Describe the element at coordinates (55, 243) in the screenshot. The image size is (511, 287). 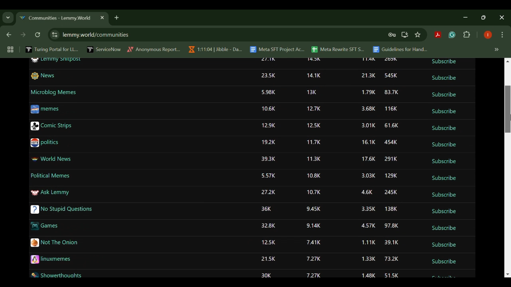
I see `Not The Onion` at that location.